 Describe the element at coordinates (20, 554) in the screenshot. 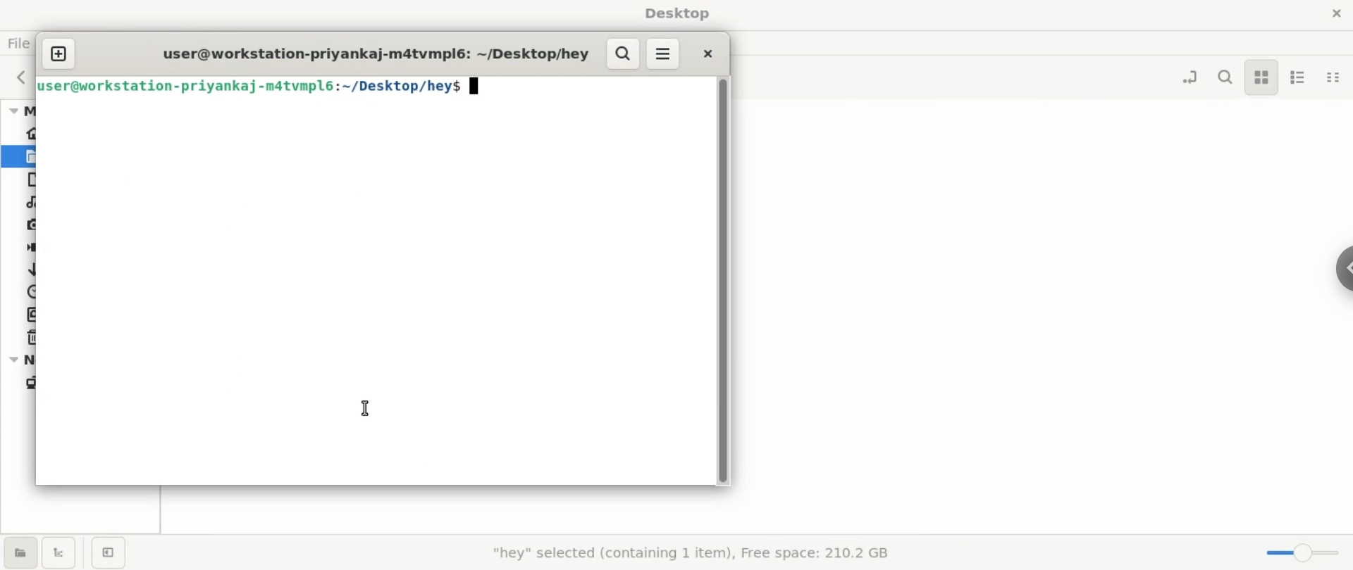

I see `show places` at that location.